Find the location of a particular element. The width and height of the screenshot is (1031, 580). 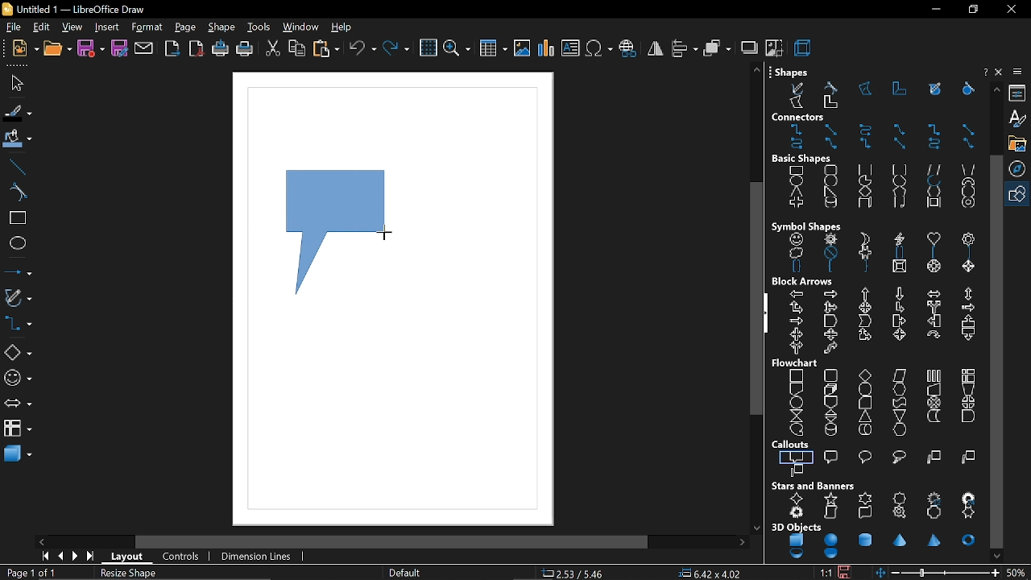

align is located at coordinates (683, 48).